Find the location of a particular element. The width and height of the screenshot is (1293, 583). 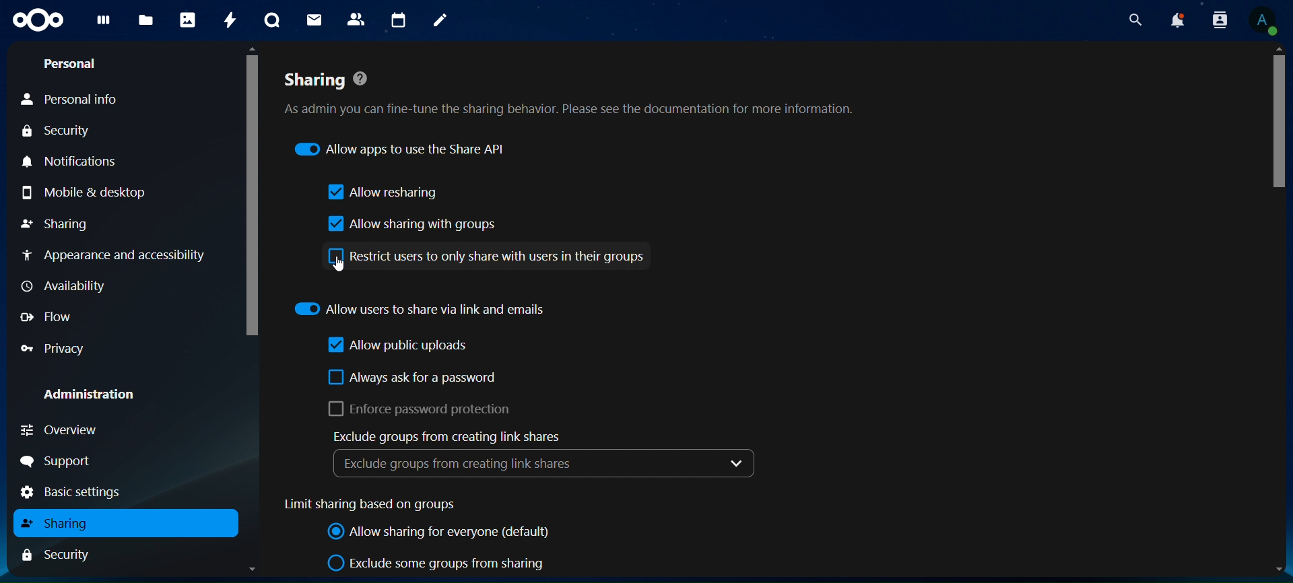

contact is located at coordinates (356, 18).